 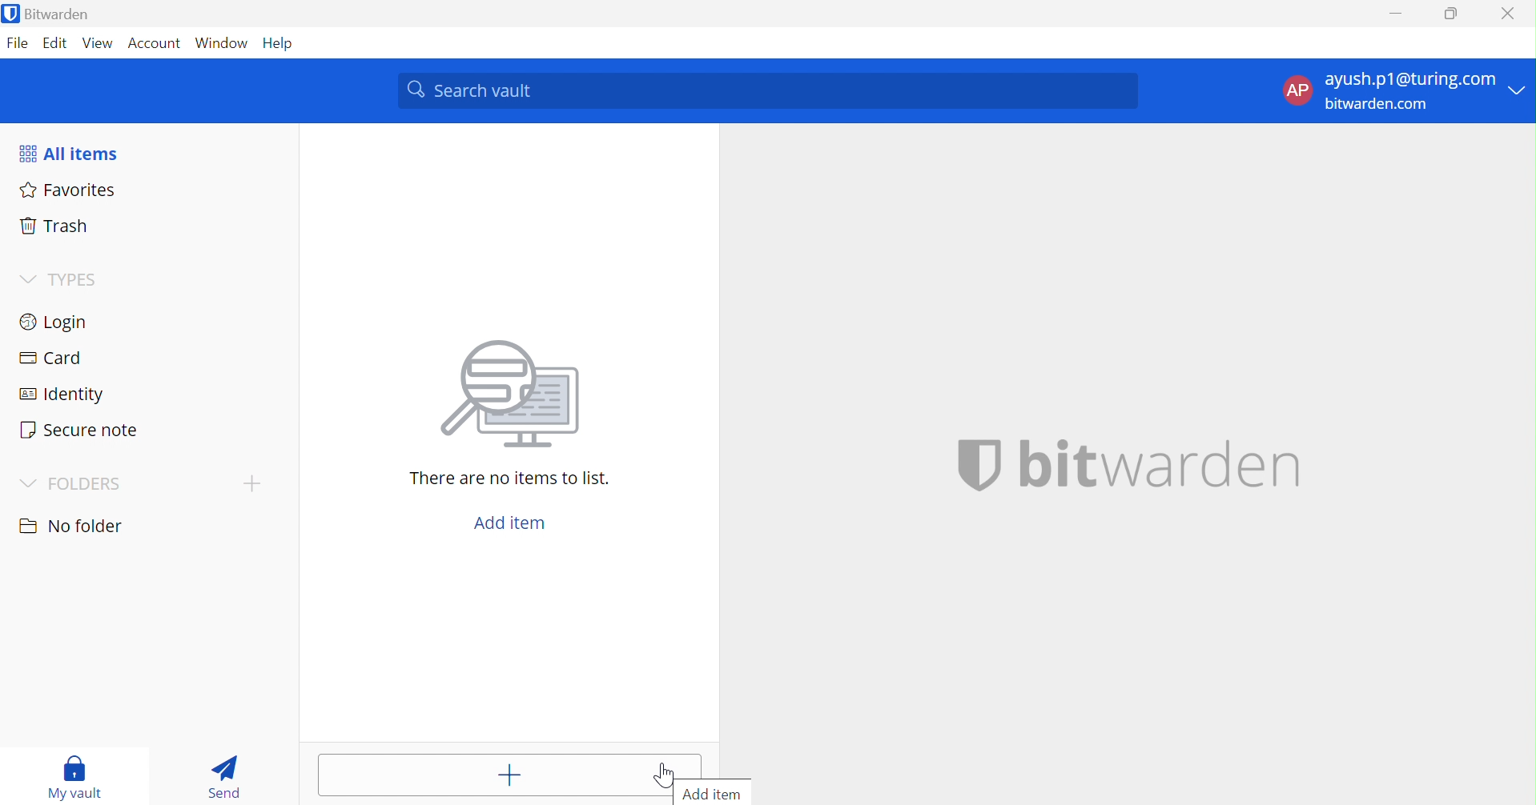 What do you see at coordinates (766, 90) in the screenshot?
I see `Search vault` at bounding box center [766, 90].